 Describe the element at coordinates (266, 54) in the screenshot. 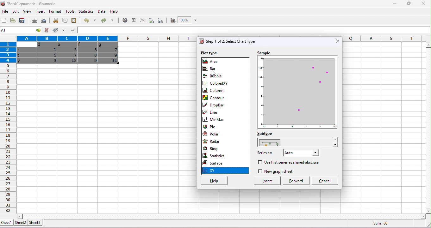

I see `sample` at that location.